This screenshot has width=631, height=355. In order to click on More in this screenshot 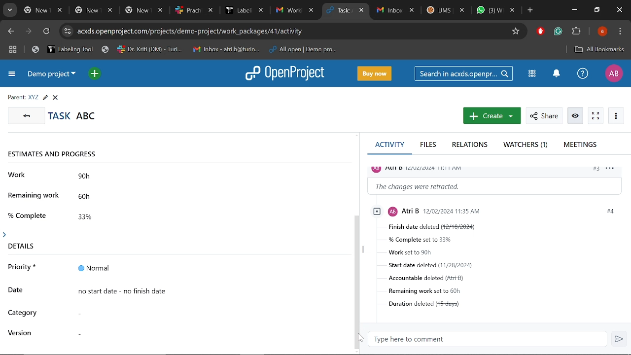, I will do `click(615, 115)`.